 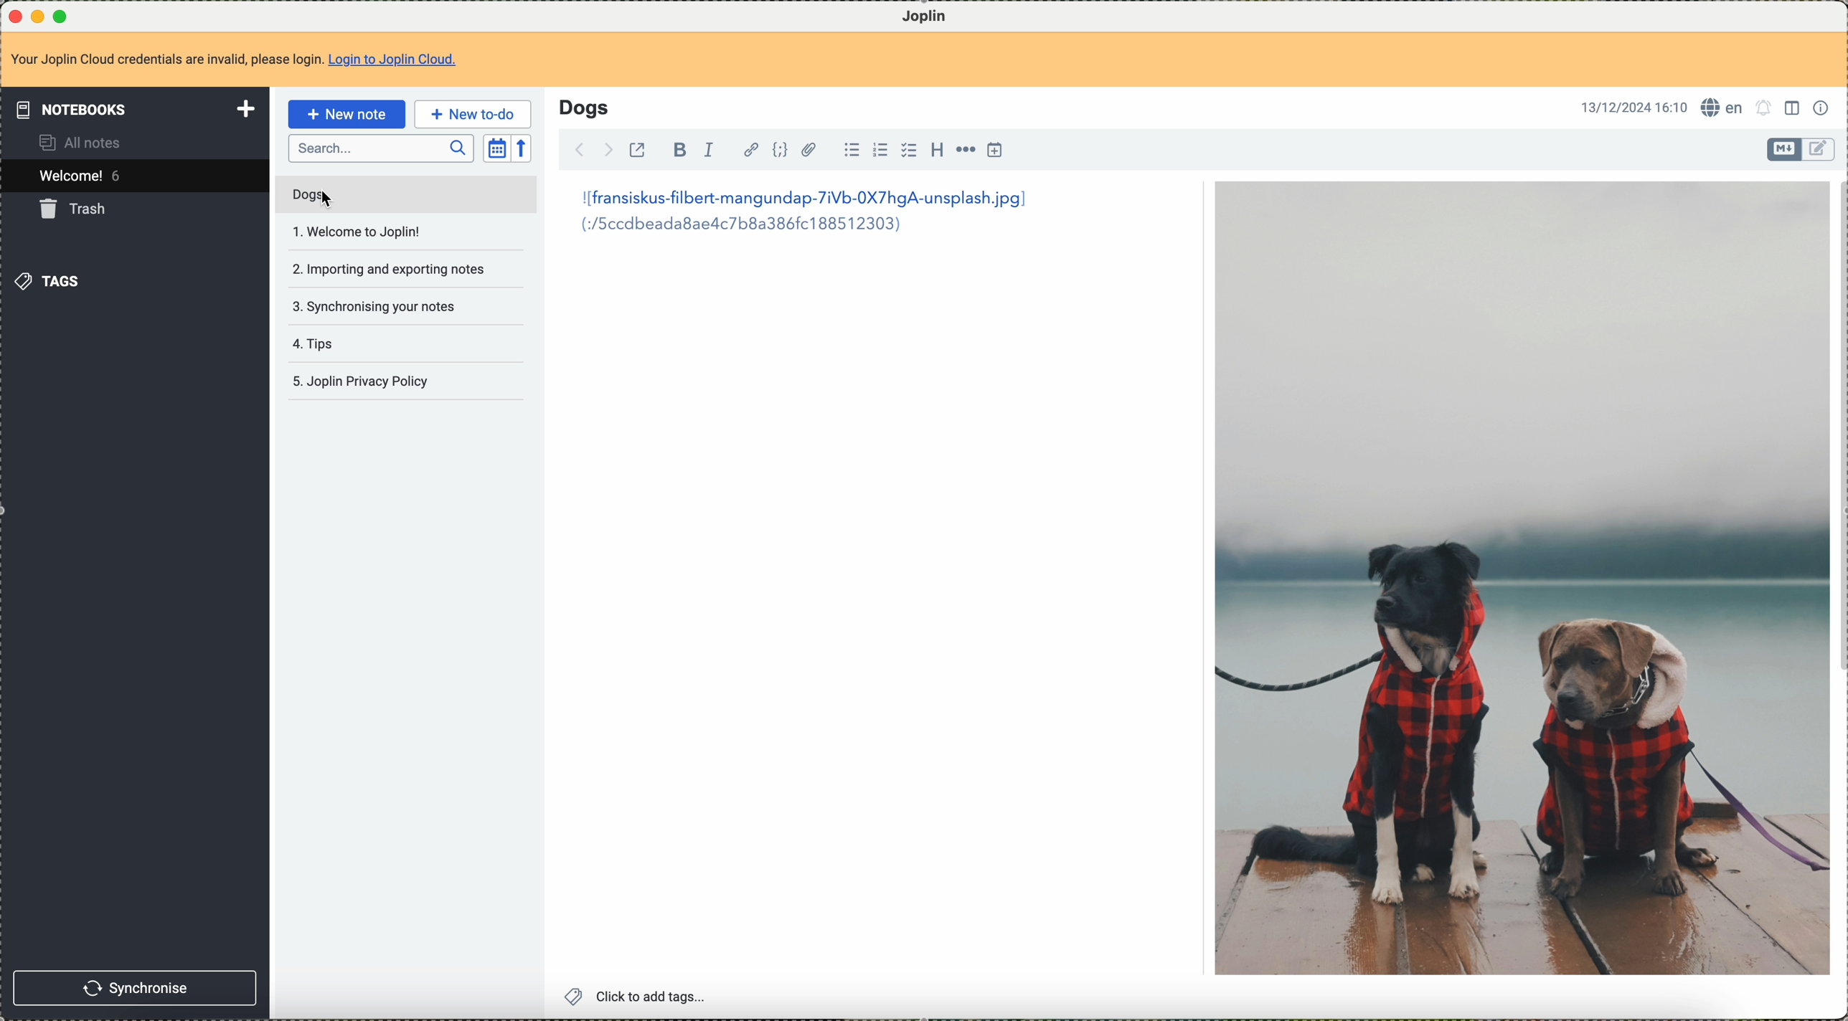 What do you see at coordinates (523, 148) in the screenshot?
I see `reverse sort order` at bounding box center [523, 148].